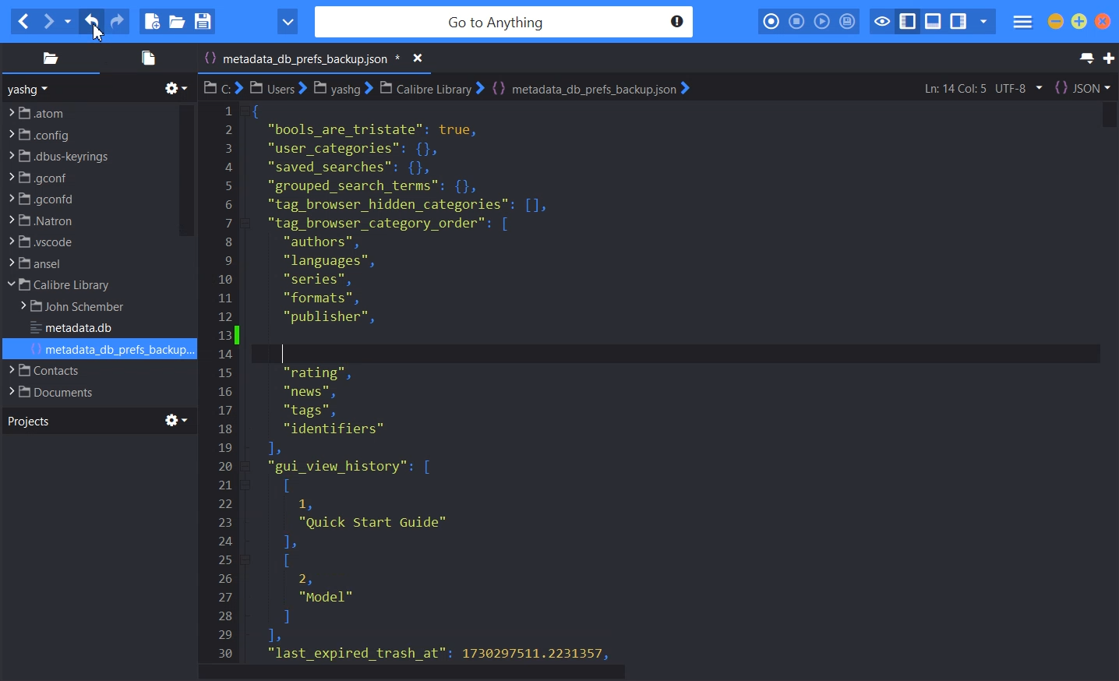 The image size is (1119, 681). Describe the element at coordinates (934, 22) in the screenshot. I see `Show/hide bottom pane` at that location.